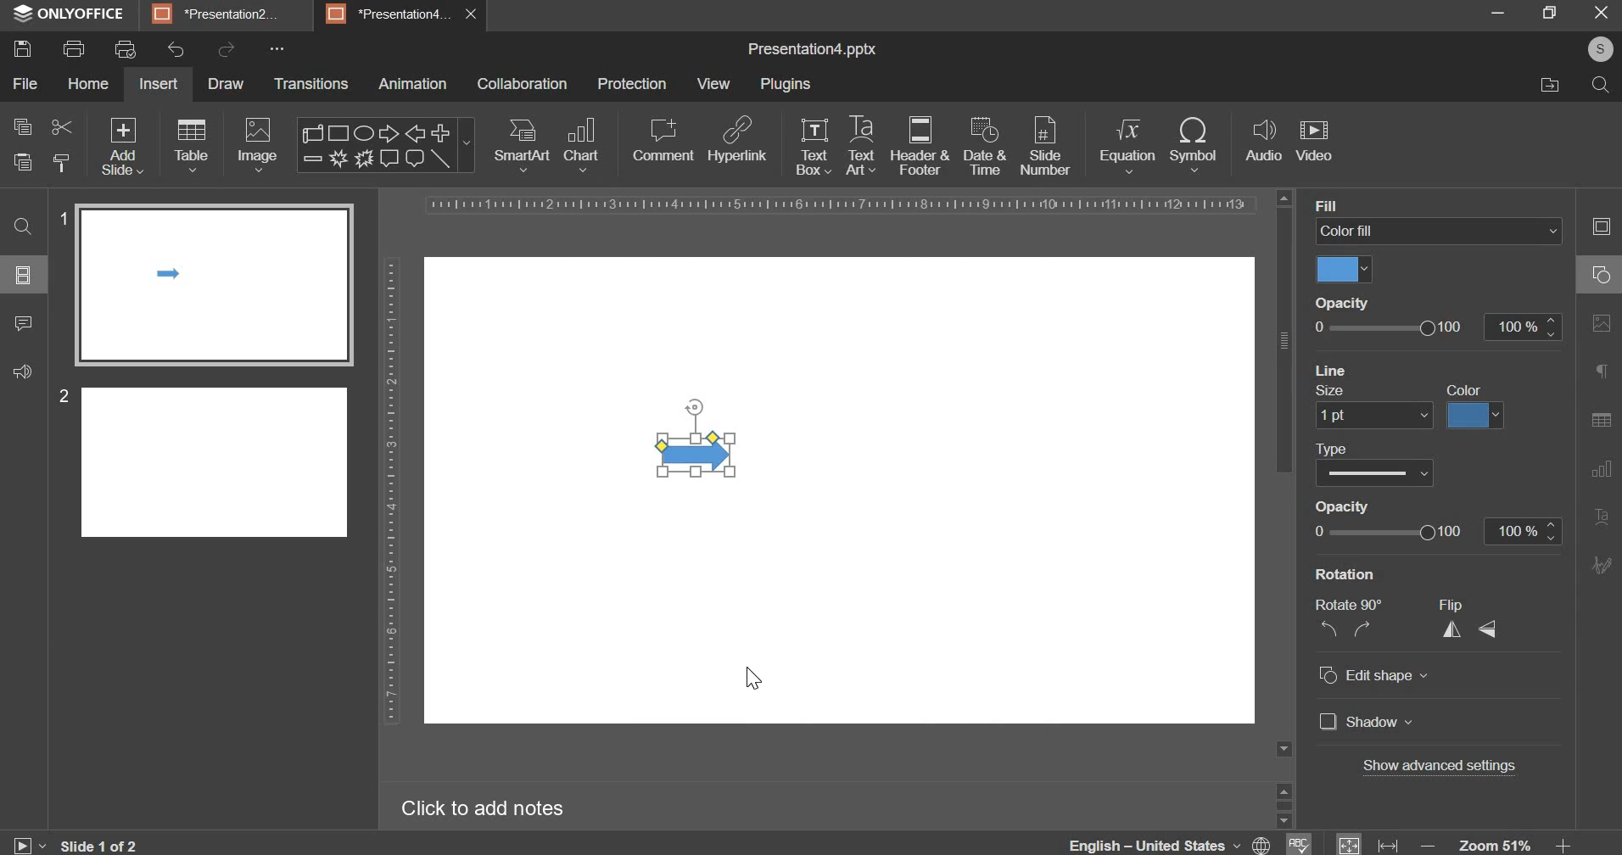 The image size is (1622, 855). What do you see at coordinates (225, 83) in the screenshot?
I see `draw` at bounding box center [225, 83].